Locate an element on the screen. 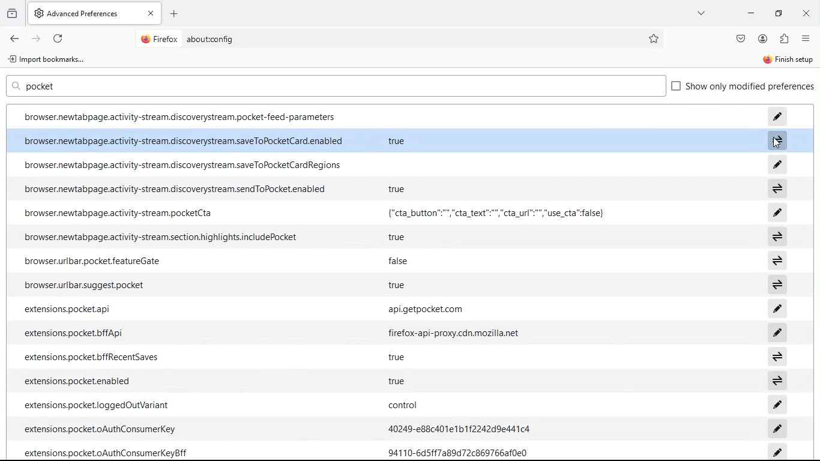  browser.urlbar.pocket featureGate is located at coordinates (91, 260).